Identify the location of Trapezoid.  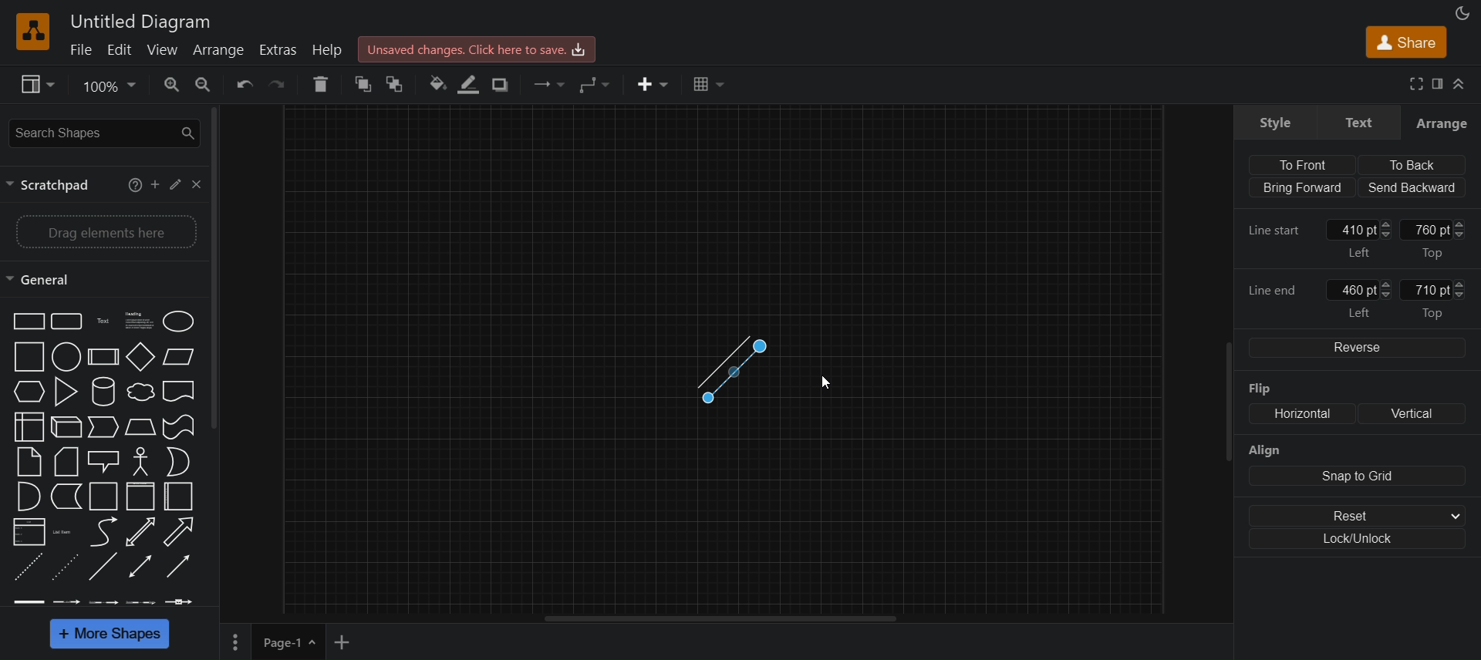
(139, 426).